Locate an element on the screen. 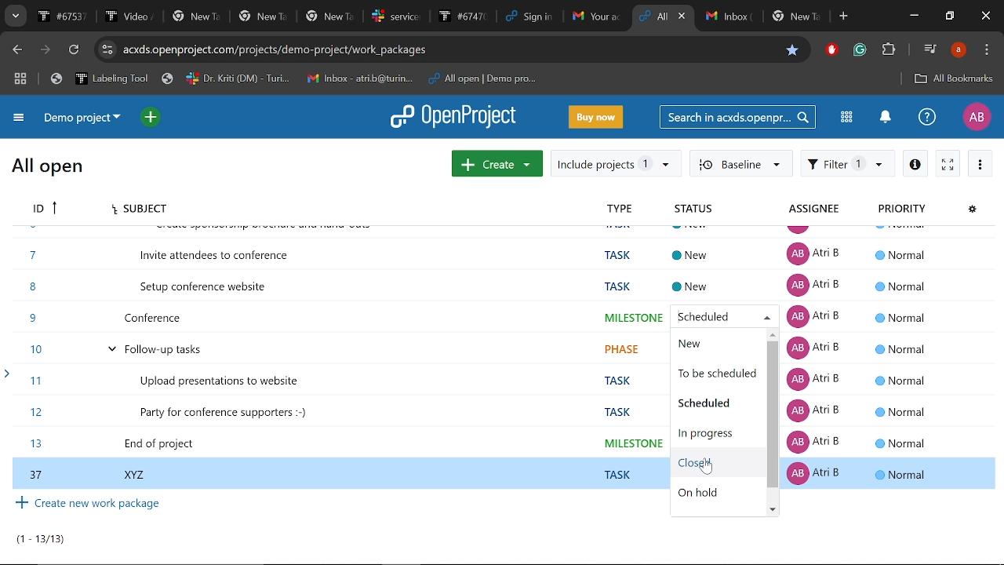  Create new work package is located at coordinates (89, 505).